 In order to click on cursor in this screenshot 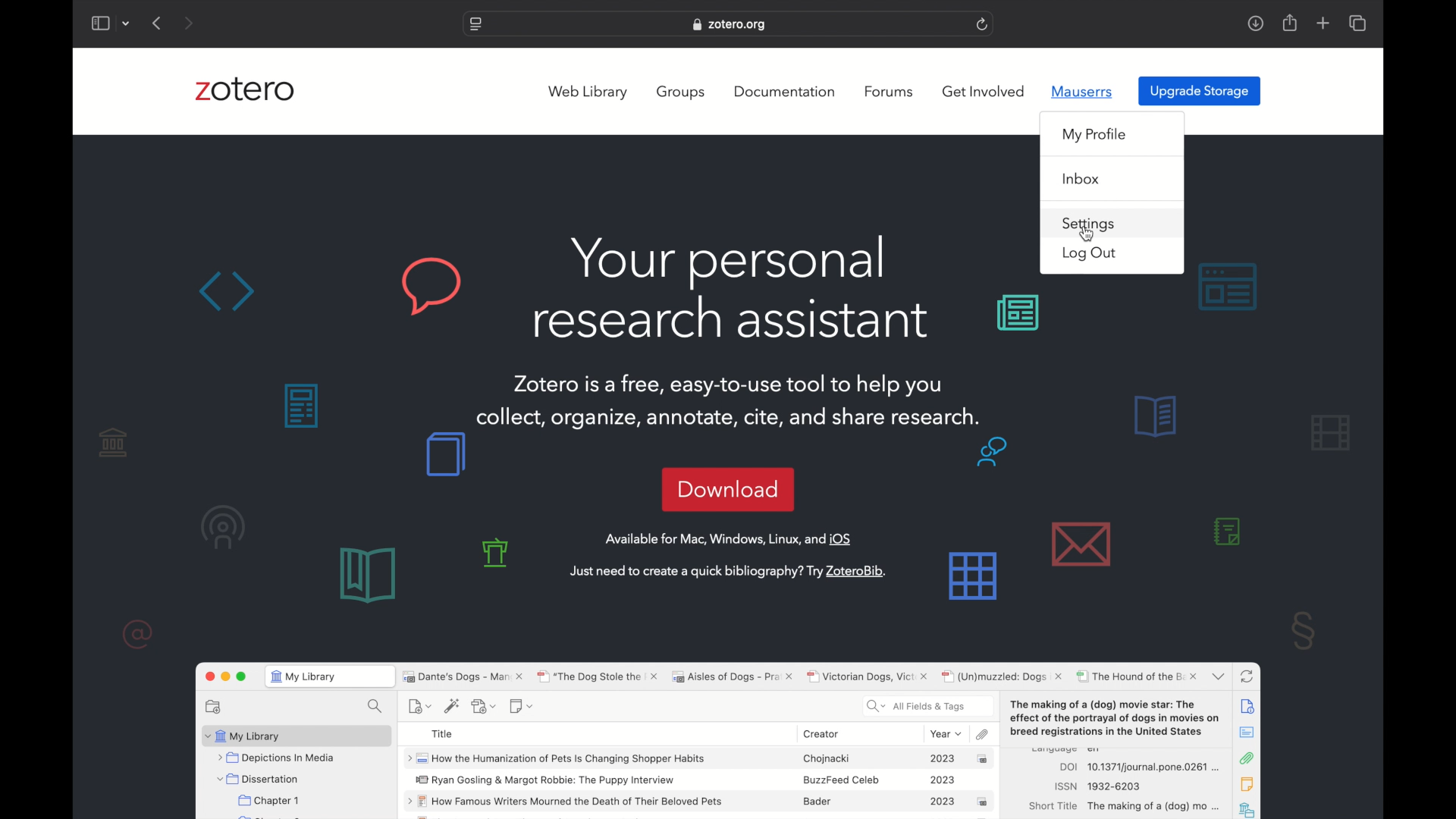, I will do `click(1087, 234)`.